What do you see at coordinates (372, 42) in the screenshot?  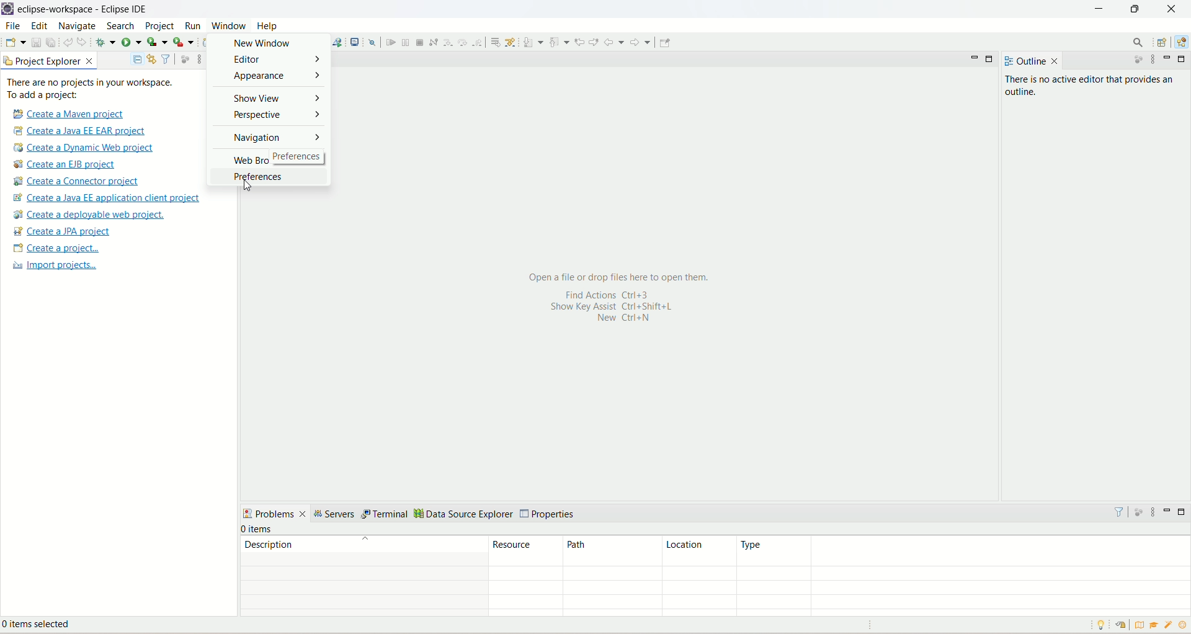 I see `skip all break points` at bounding box center [372, 42].